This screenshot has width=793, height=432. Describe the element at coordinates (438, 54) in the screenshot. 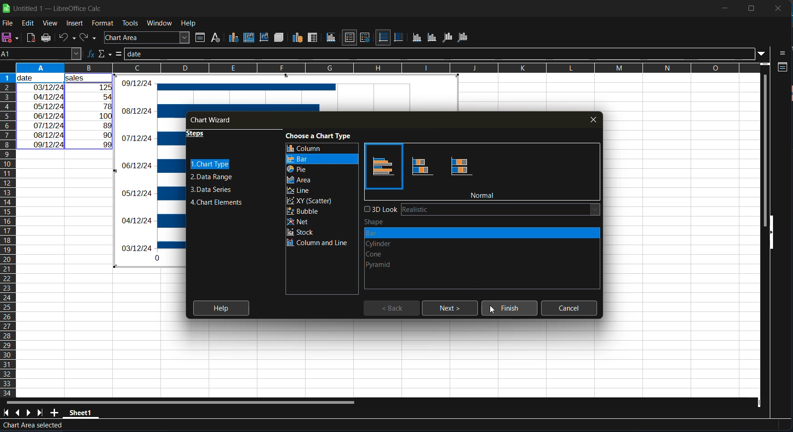

I see `input line` at that location.